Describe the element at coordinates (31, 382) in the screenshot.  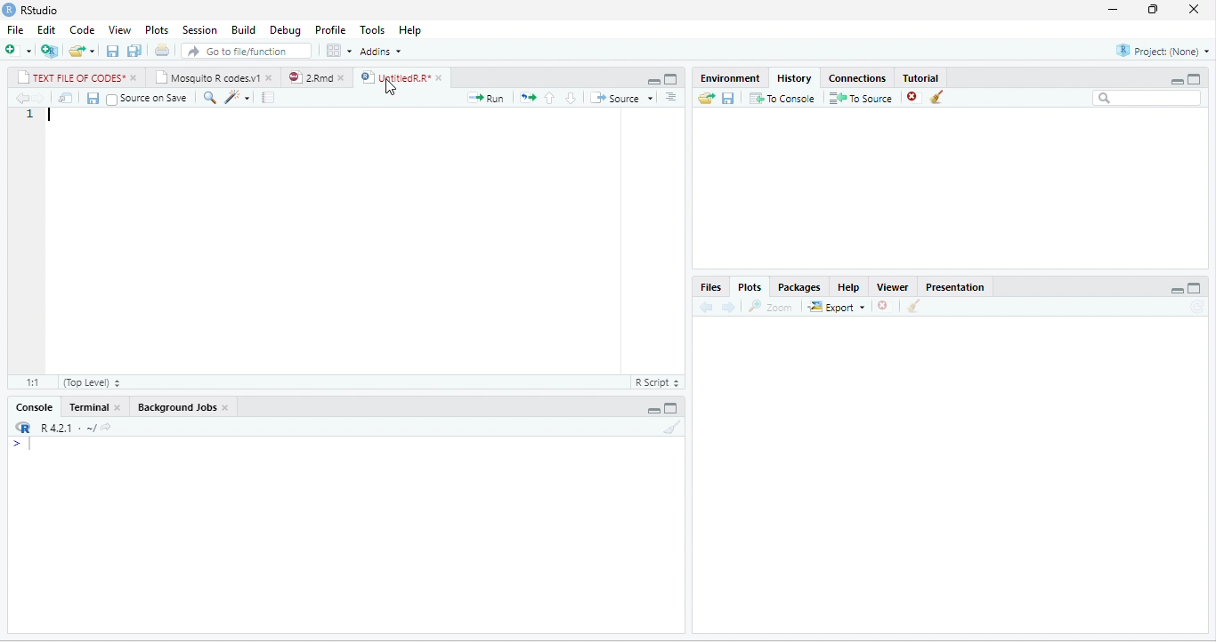
I see `1:1` at that location.